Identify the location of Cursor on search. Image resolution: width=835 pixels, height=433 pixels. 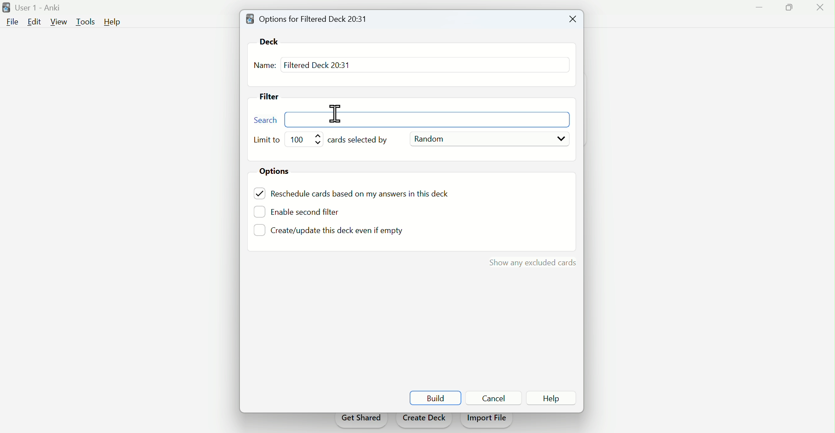
(336, 113).